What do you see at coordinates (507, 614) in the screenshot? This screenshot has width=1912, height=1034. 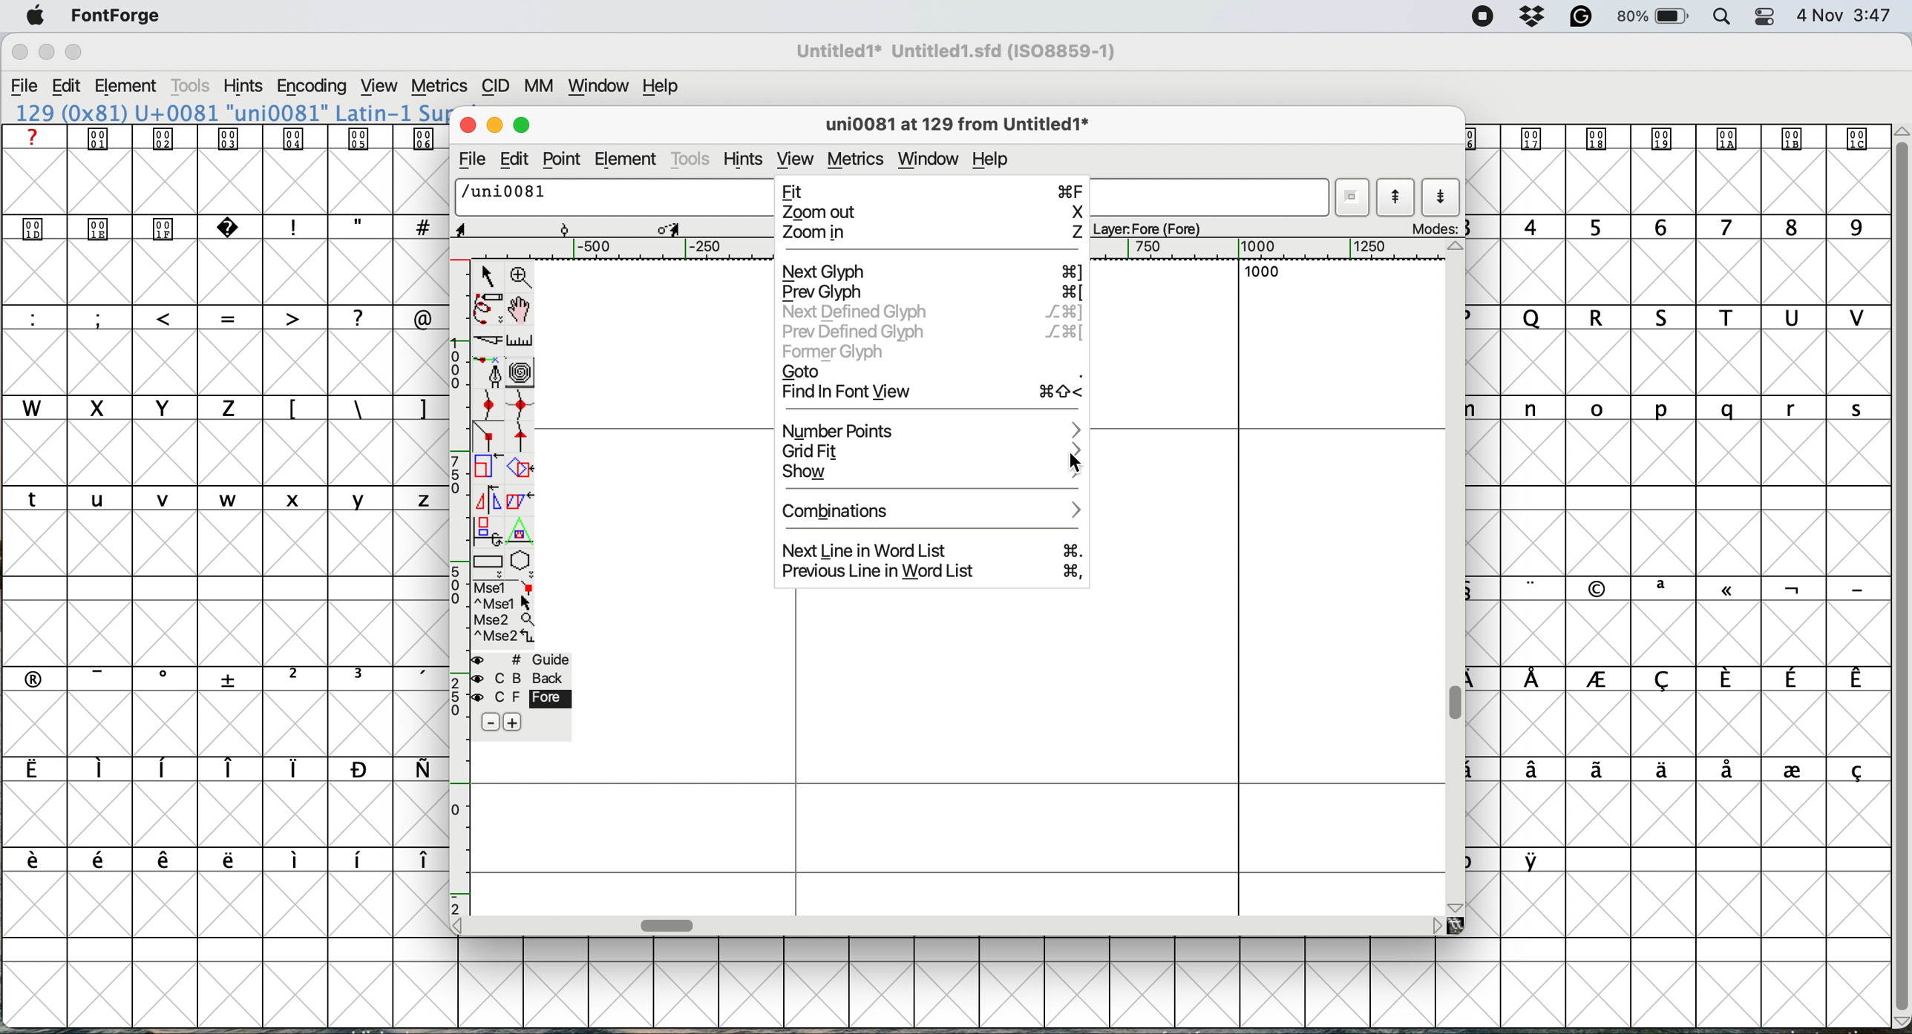 I see `selections` at bounding box center [507, 614].